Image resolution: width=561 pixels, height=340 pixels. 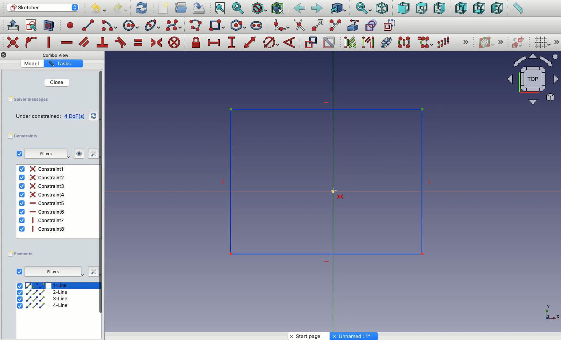 What do you see at coordinates (338, 191) in the screenshot?
I see `Cursor` at bounding box center [338, 191].